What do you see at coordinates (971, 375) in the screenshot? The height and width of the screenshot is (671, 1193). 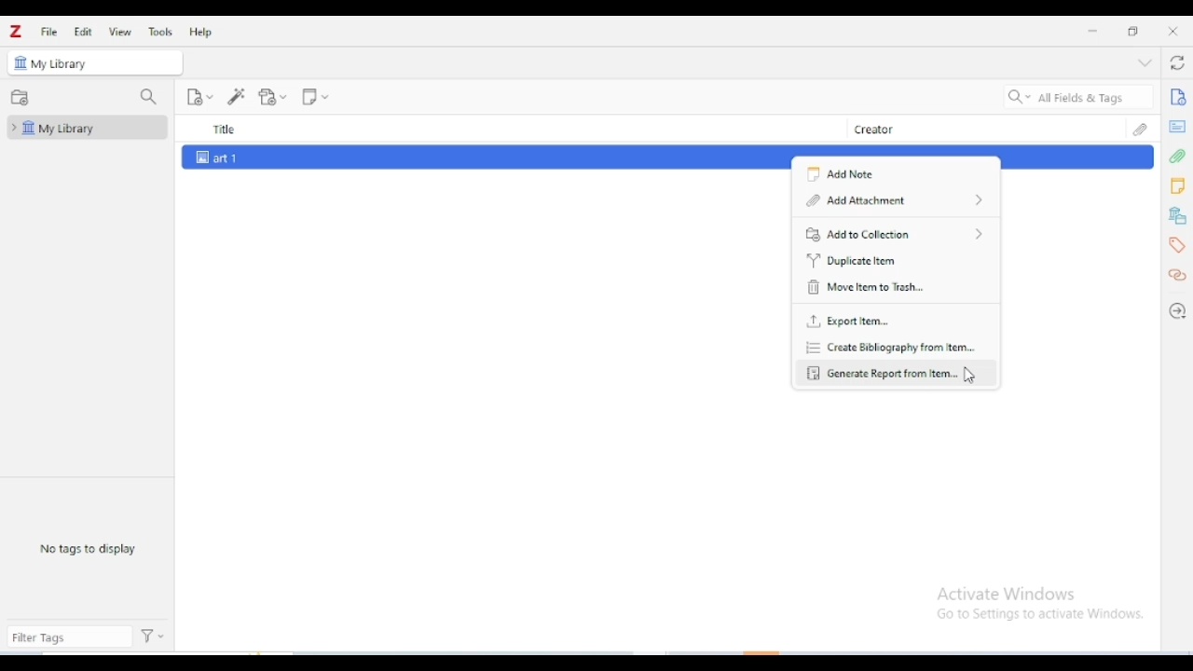 I see `cursor` at bounding box center [971, 375].